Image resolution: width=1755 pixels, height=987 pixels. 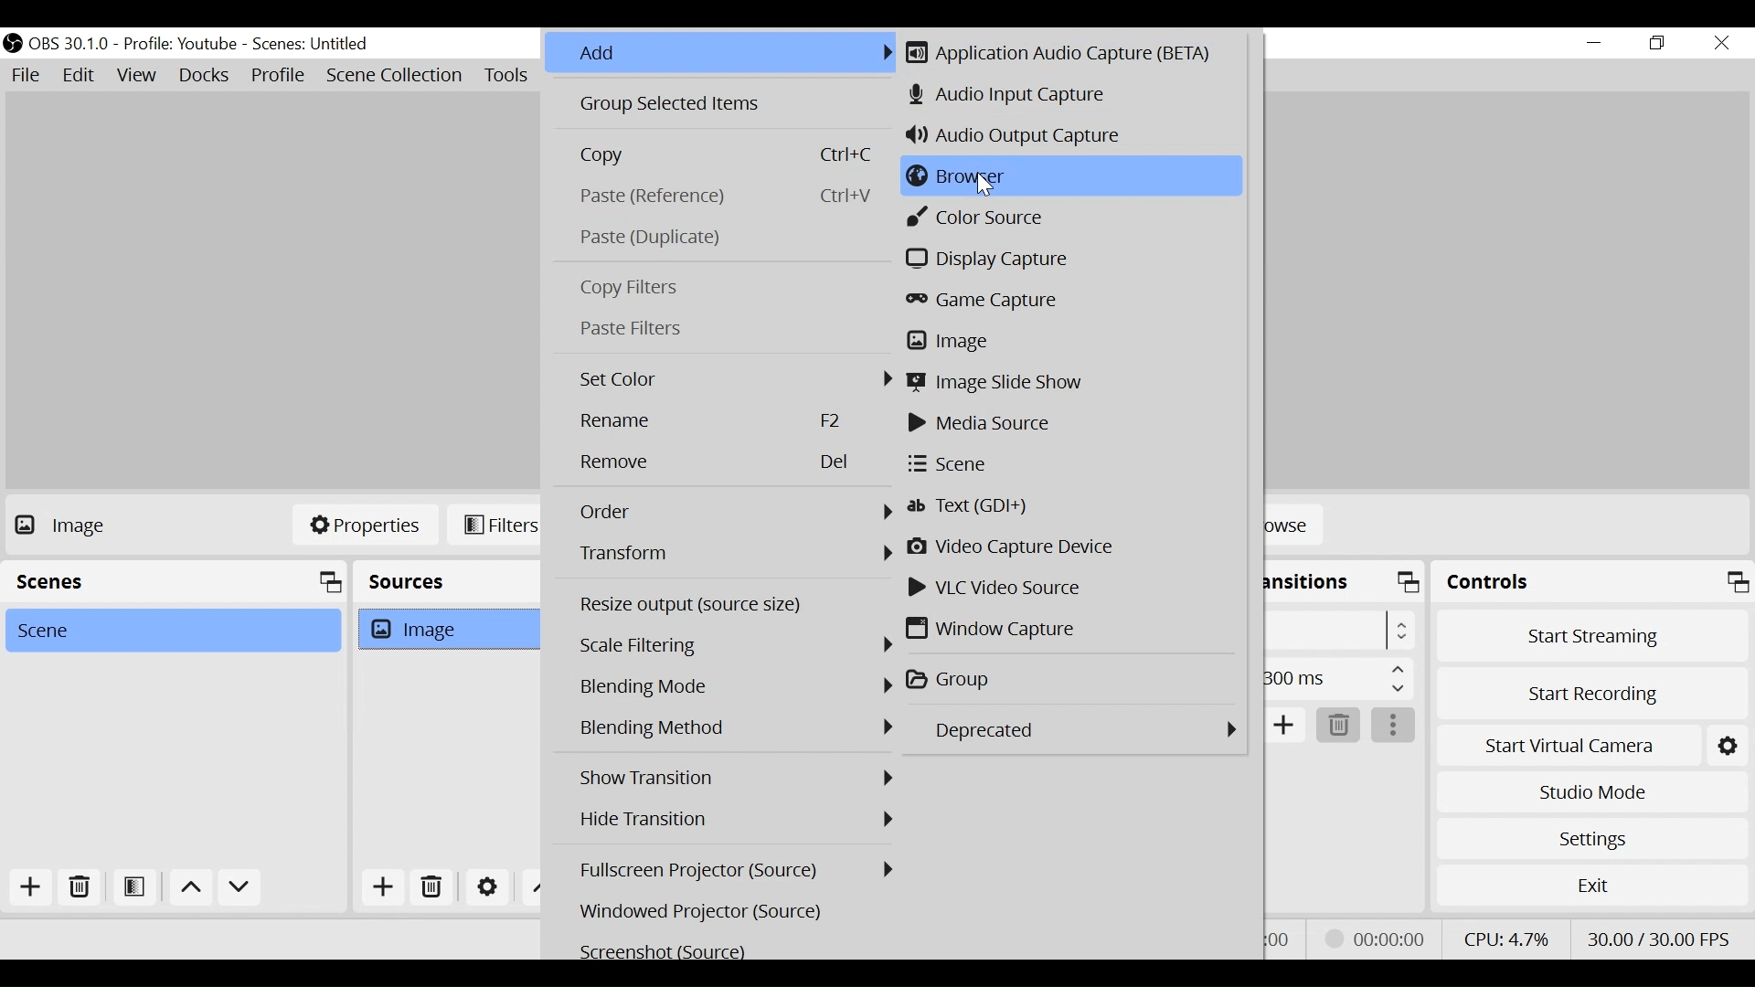 I want to click on Paste Duplicate, so click(x=728, y=239).